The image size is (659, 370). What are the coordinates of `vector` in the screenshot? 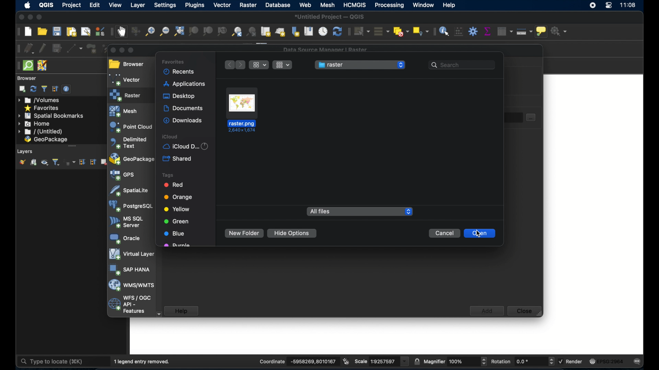 It's located at (126, 79).